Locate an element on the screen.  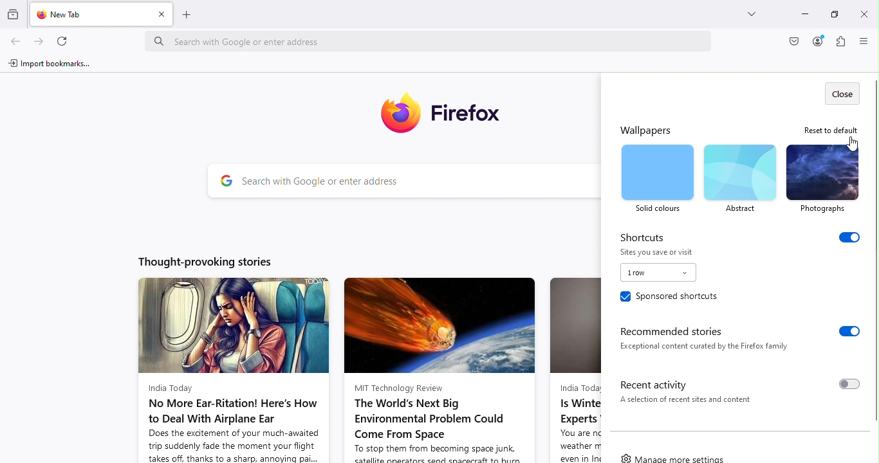
Recommended stories is located at coordinates (734, 338).